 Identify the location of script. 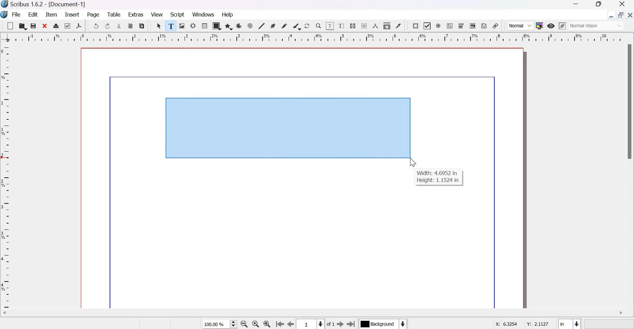
(178, 15).